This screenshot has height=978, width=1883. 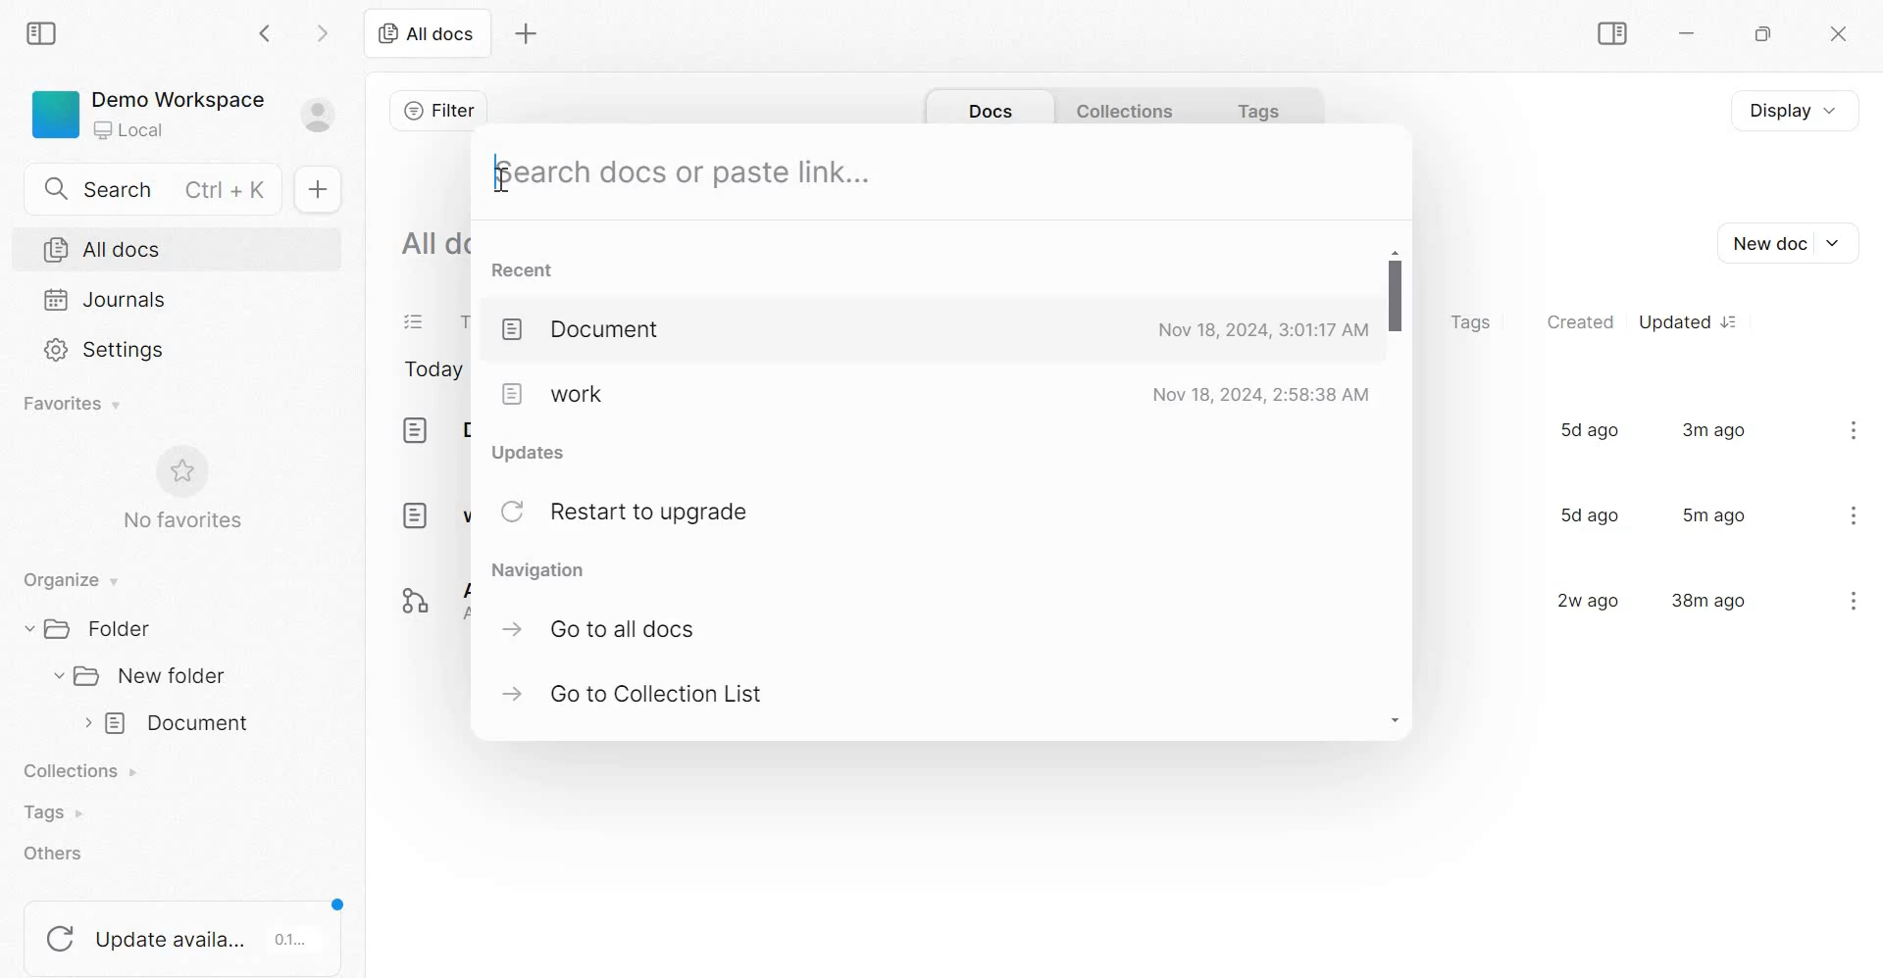 I want to click on work, so click(x=433, y=513).